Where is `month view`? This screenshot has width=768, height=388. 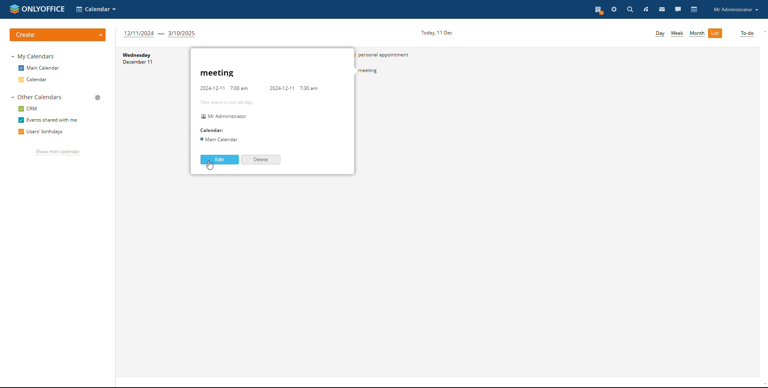 month view is located at coordinates (697, 34).